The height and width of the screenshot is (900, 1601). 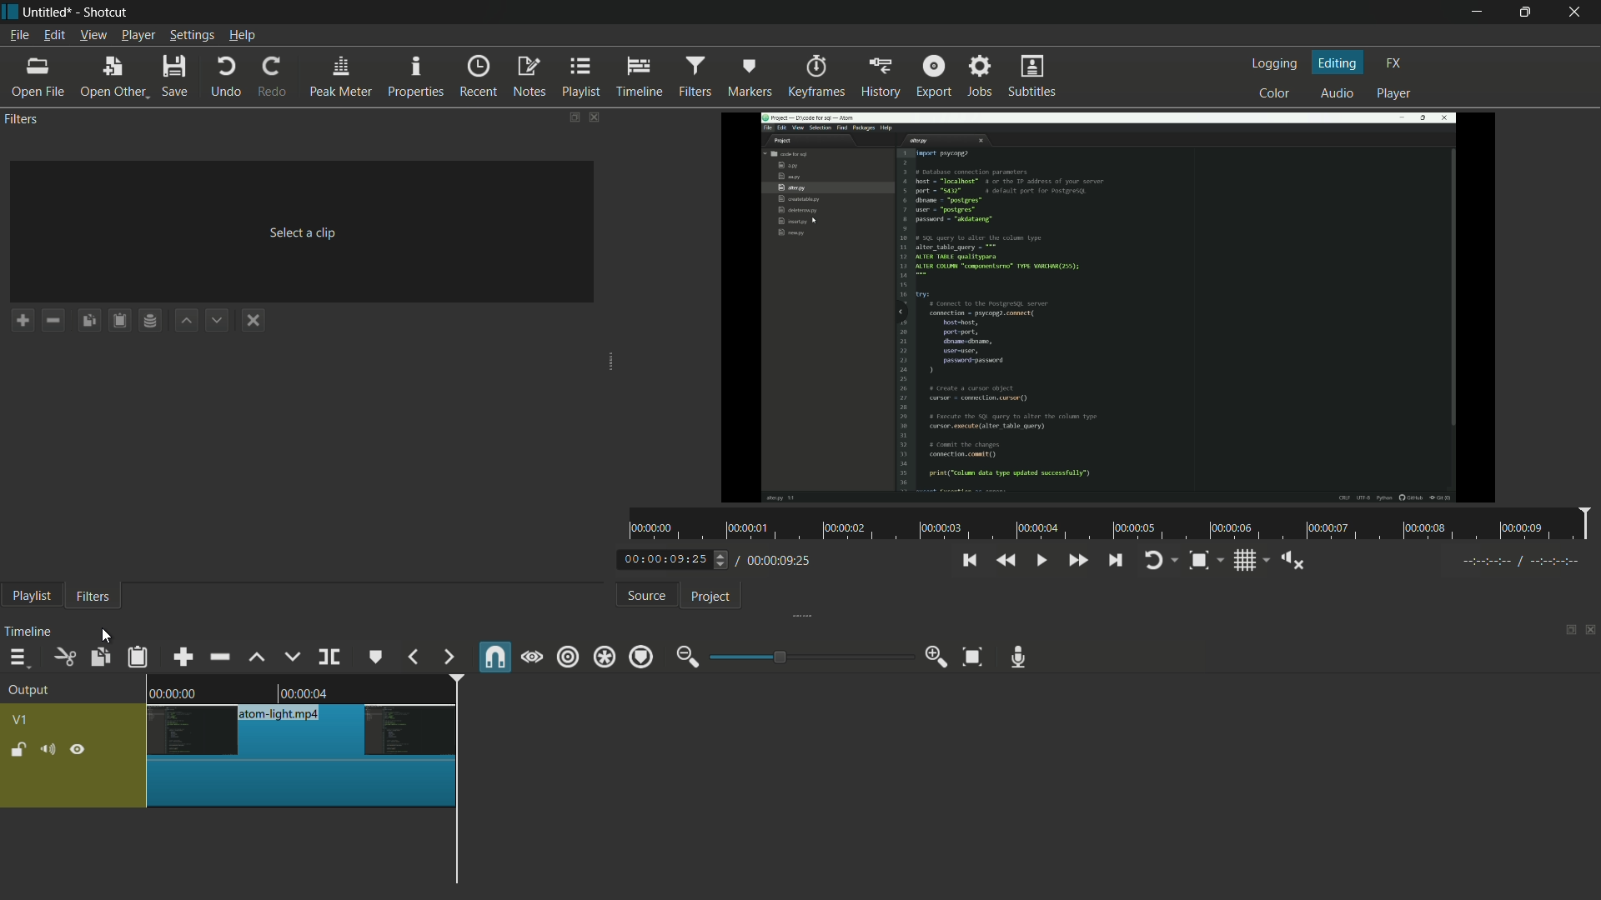 What do you see at coordinates (66, 657) in the screenshot?
I see `cut` at bounding box center [66, 657].